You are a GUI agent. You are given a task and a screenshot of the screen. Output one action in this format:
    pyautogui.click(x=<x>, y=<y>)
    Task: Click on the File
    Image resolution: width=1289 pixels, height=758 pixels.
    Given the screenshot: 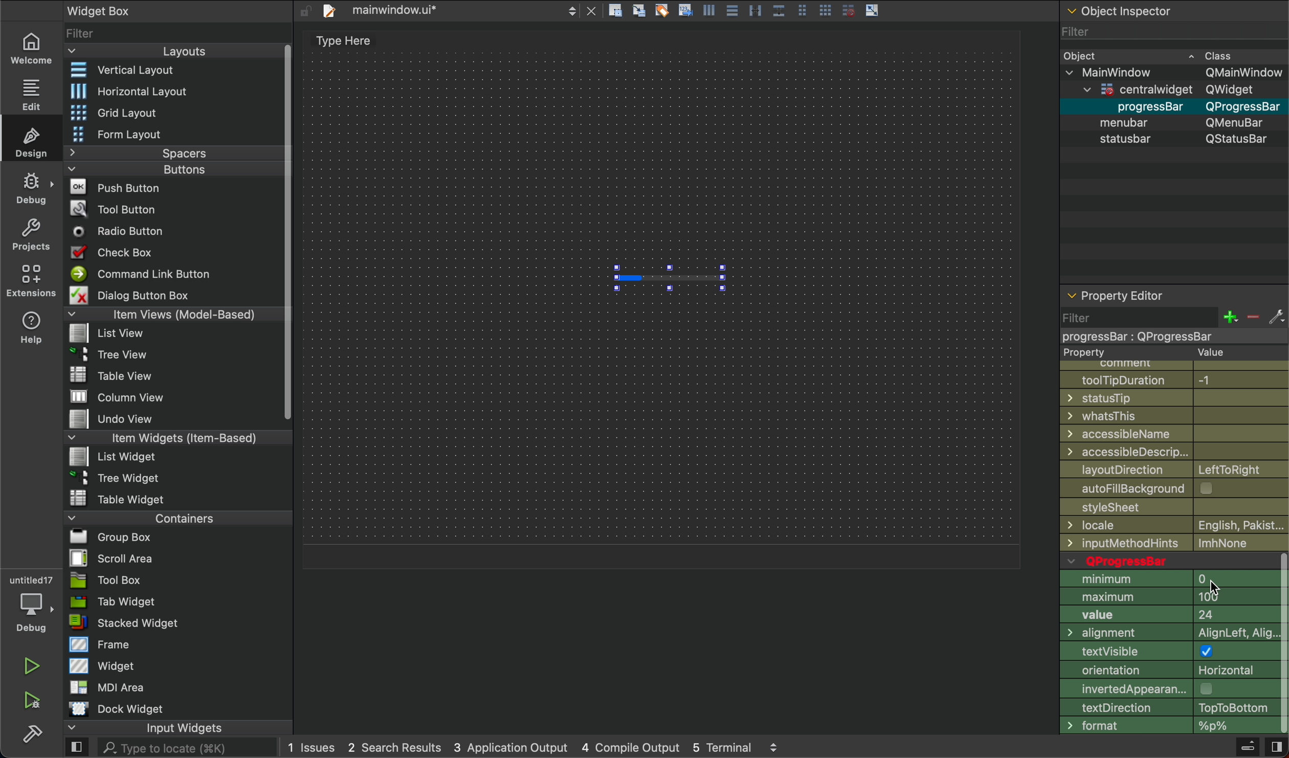 What is the action you would take?
    pyautogui.click(x=106, y=558)
    